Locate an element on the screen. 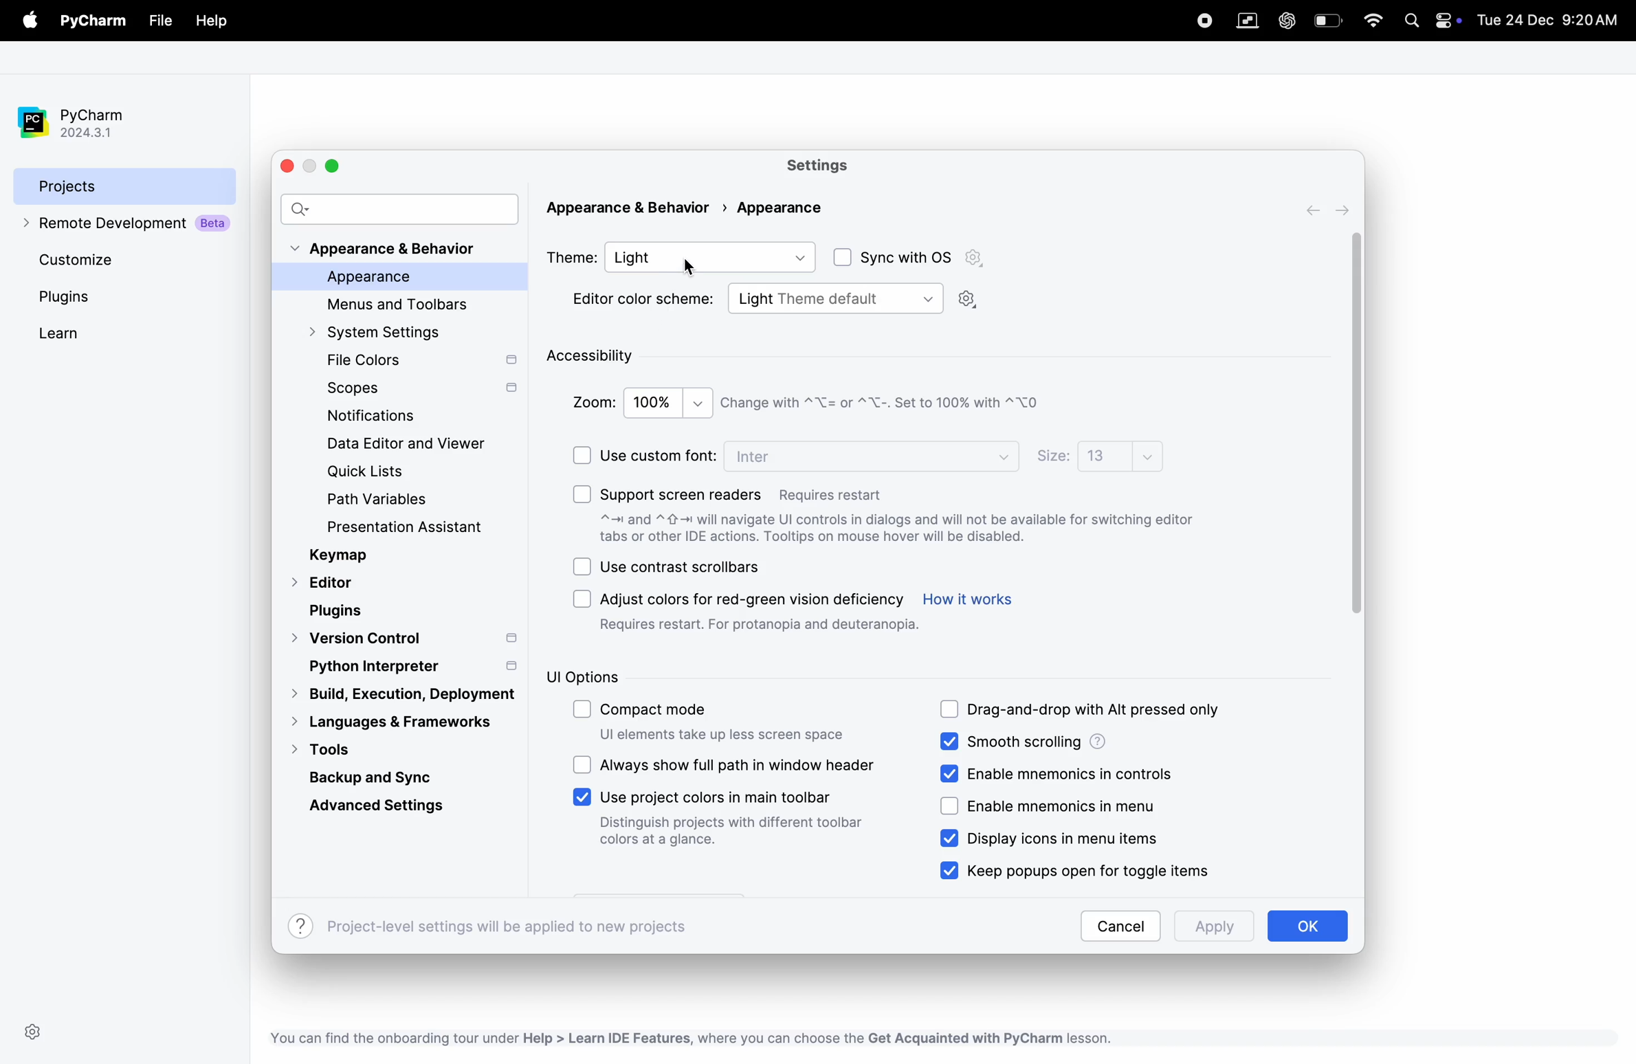  learn is located at coordinates (81, 333).